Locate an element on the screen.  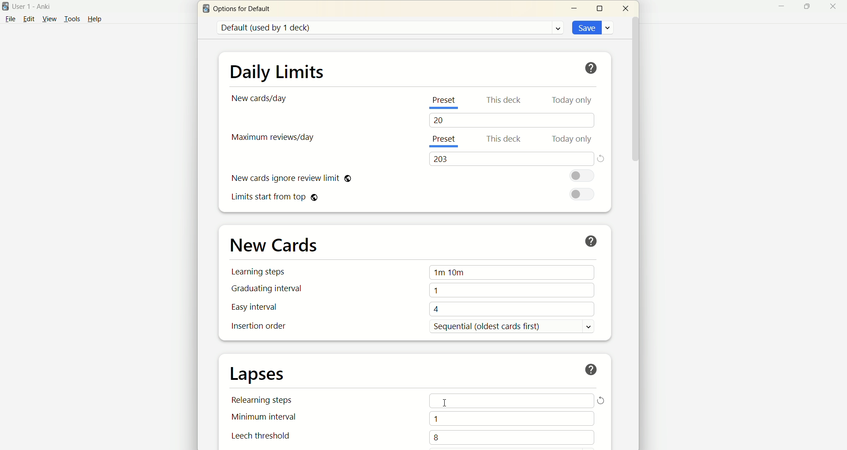
vertical scroll bar is located at coordinates (636, 232).